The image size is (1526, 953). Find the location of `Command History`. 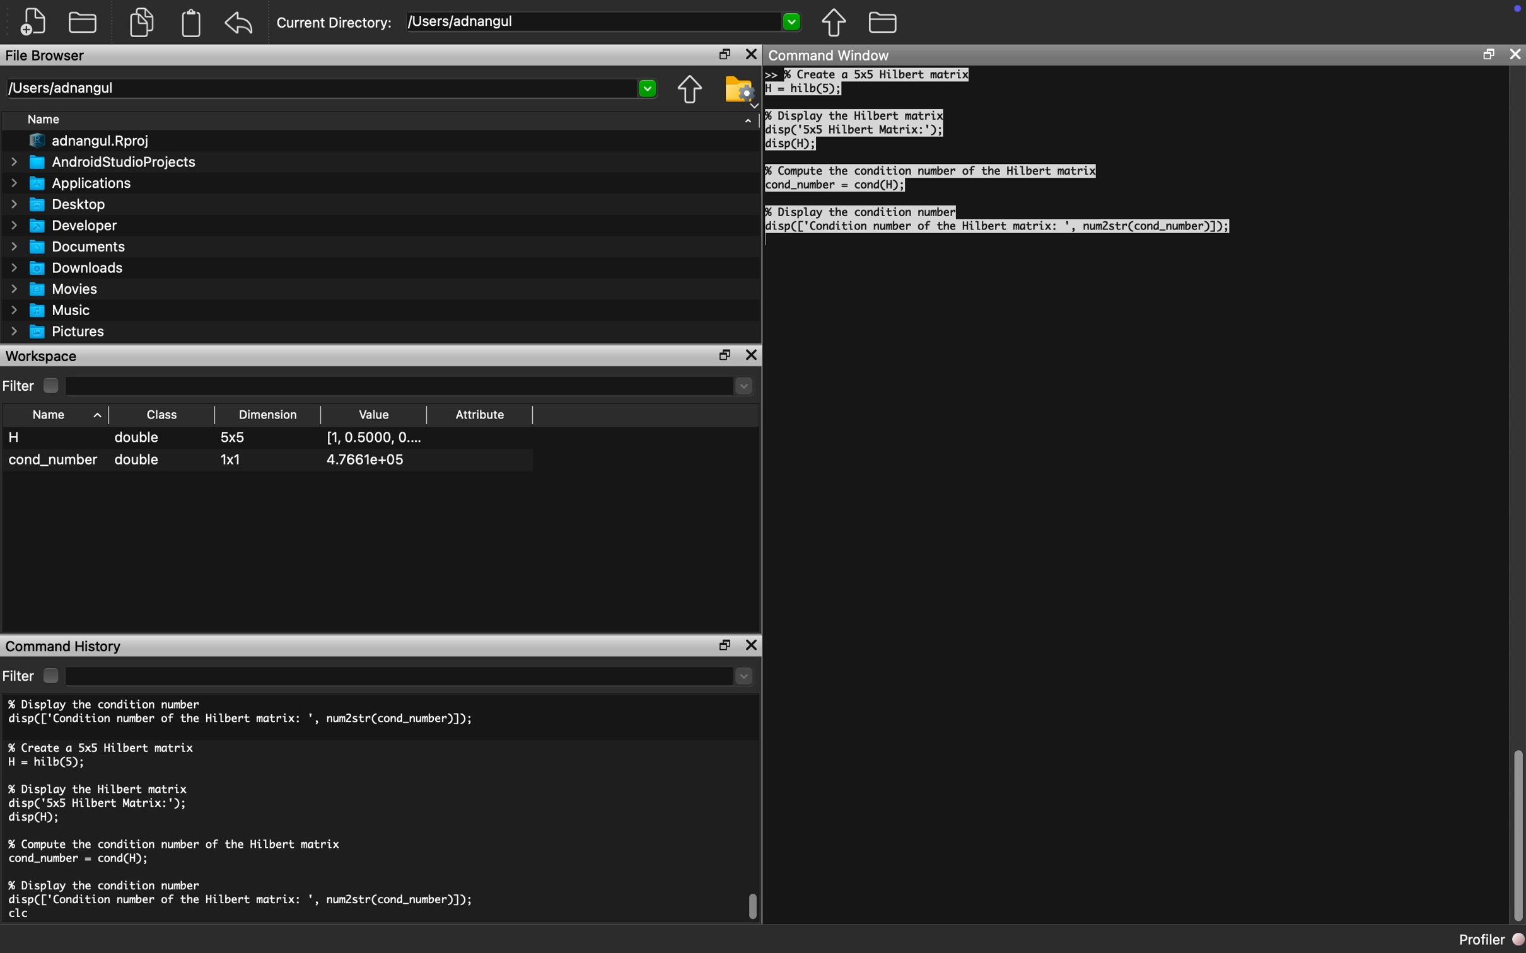

Command History is located at coordinates (64, 646).